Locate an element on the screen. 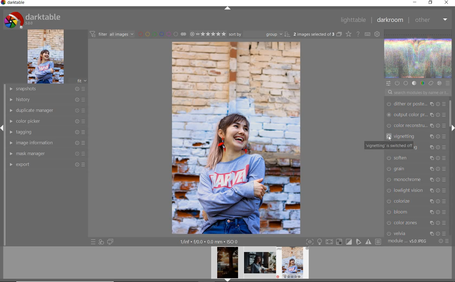 The width and height of the screenshot is (455, 282). module order is located at coordinates (408, 241).